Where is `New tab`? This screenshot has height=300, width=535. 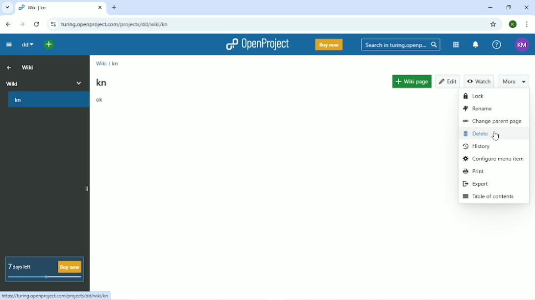
New tab is located at coordinates (114, 7).